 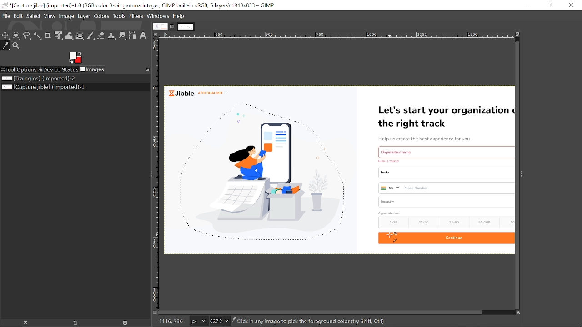 What do you see at coordinates (156, 174) in the screenshot?
I see `Vertical label` at bounding box center [156, 174].